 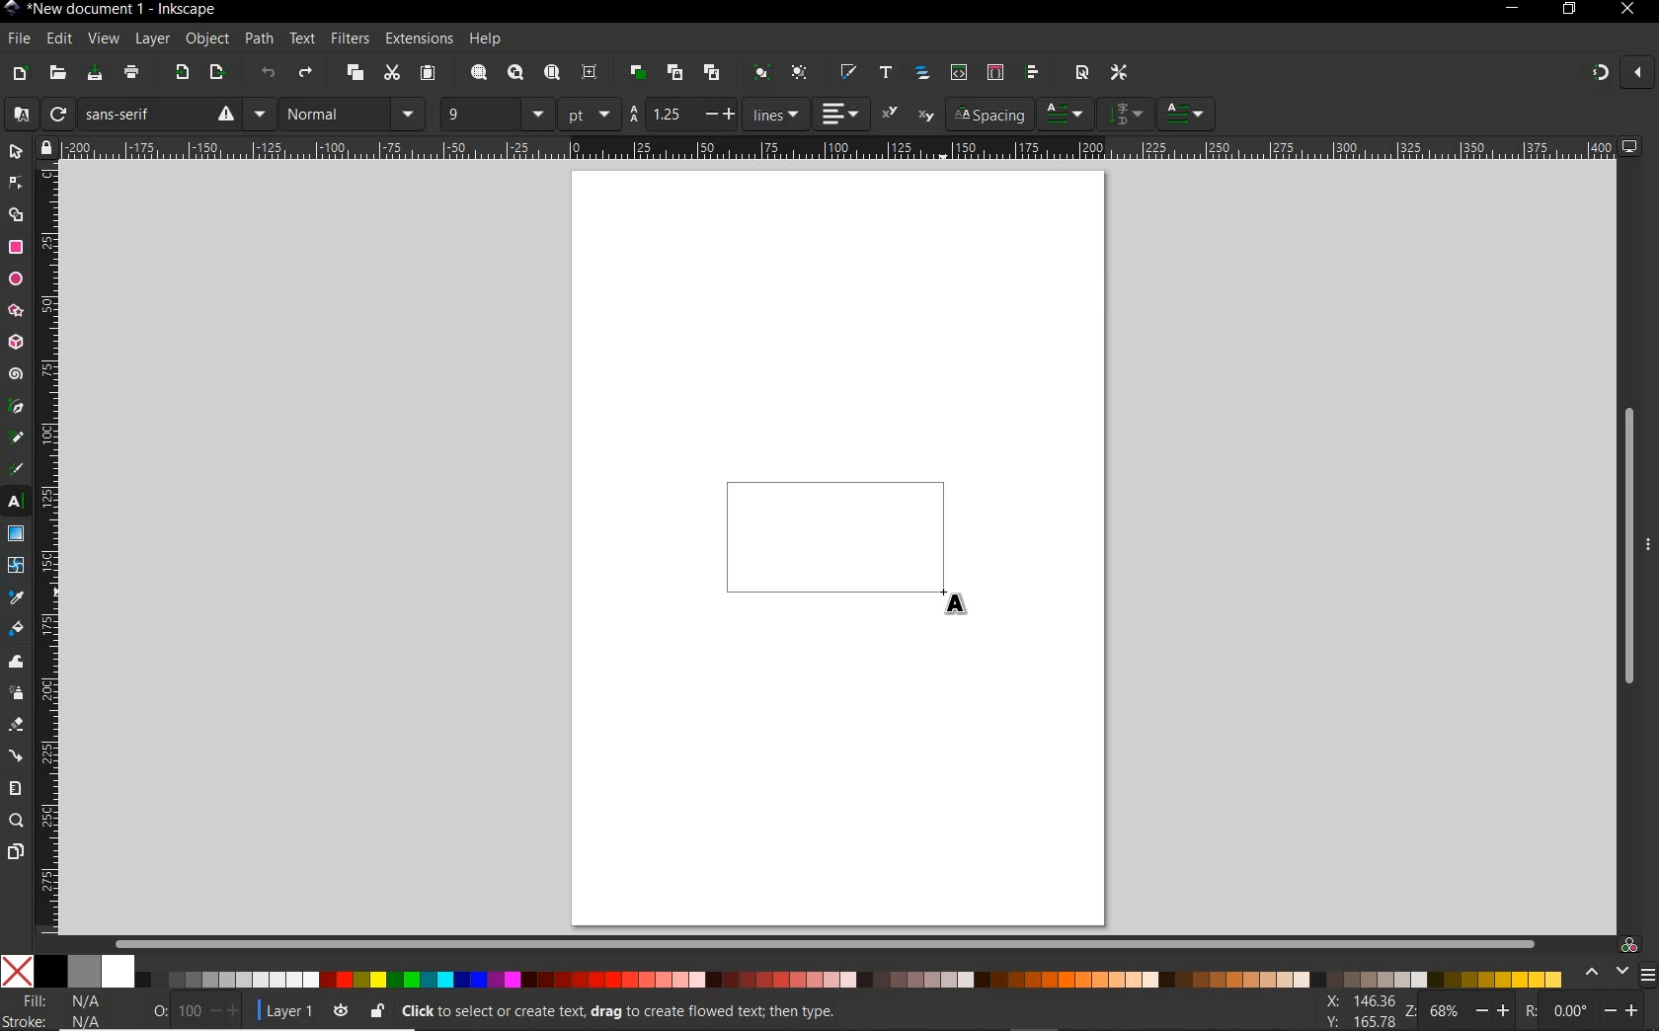 What do you see at coordinates (837, 147) in the screenshot?
I see `ruler` at bounding box center [837, 147].